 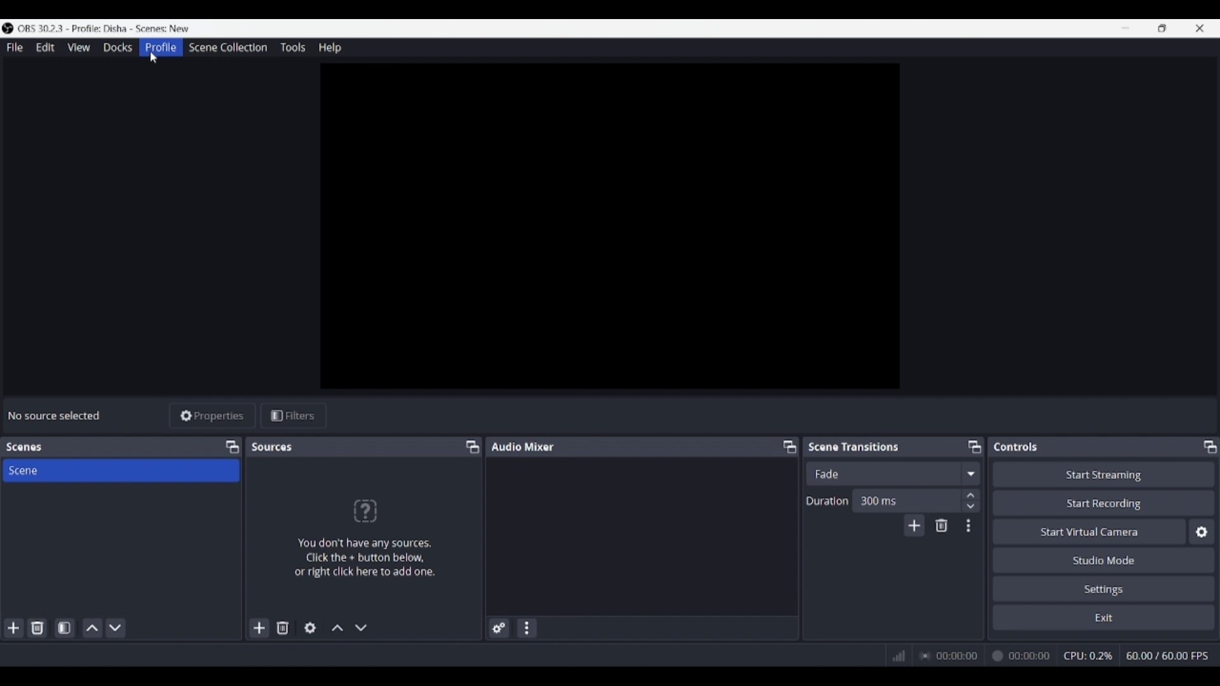 I want to click on Float scenes, so click(x=232, y=447).